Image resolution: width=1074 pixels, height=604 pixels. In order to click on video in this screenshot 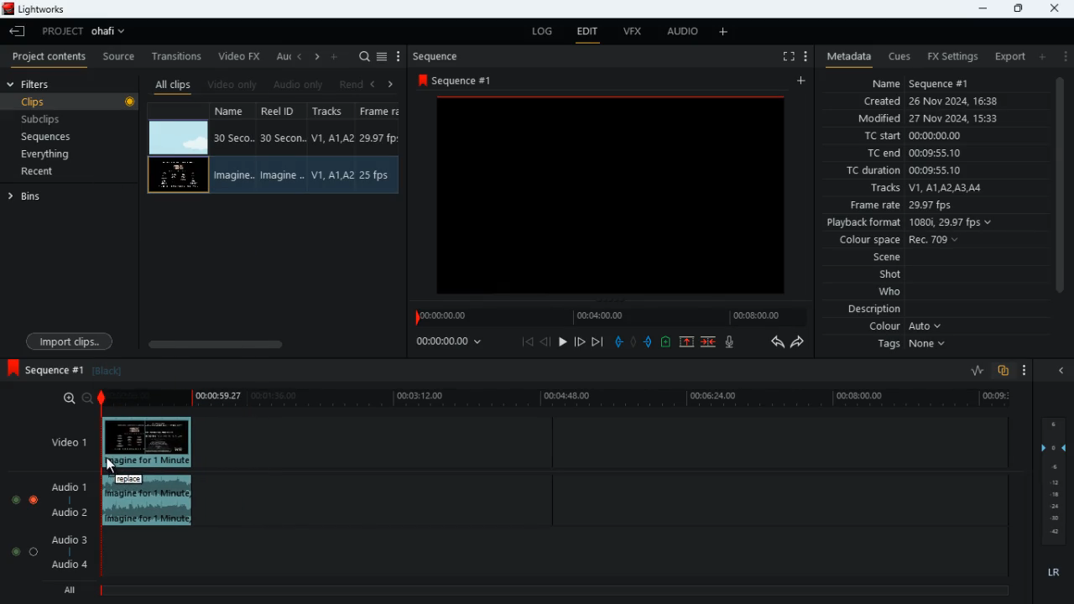, I will do `click(178, 174)`.